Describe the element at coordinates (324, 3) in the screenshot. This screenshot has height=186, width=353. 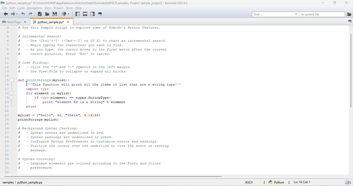
I see `minimize` at that location.